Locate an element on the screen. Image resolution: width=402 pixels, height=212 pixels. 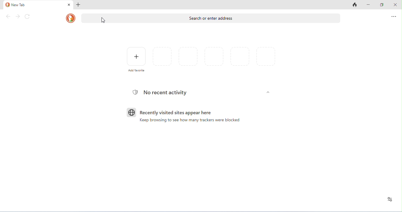
minimize is located at coordinates (368, 4).